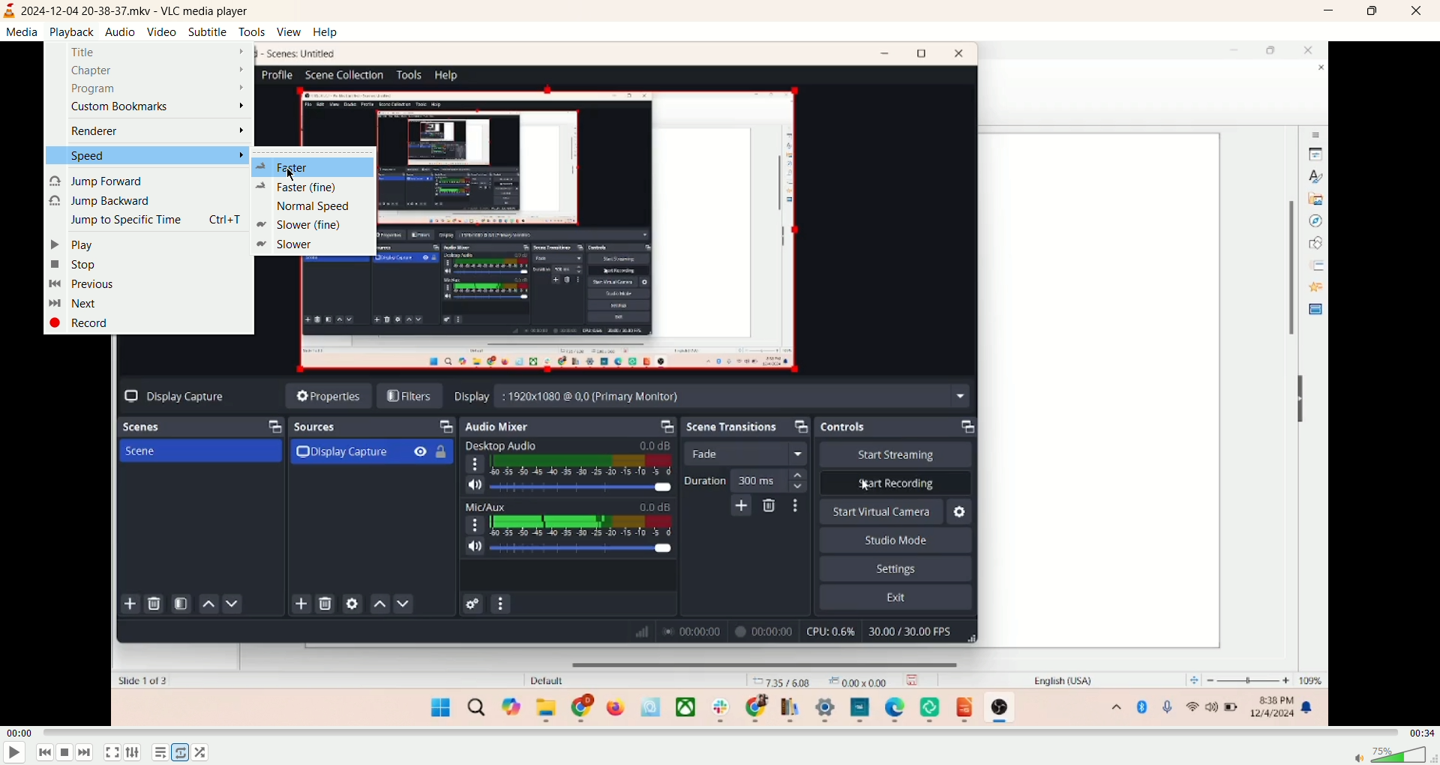 The image size is (1440, 765). What do you see at coordinates (1389, 754) in the screenshot?
I see `volume bar` at bounding box center [1389, 754].